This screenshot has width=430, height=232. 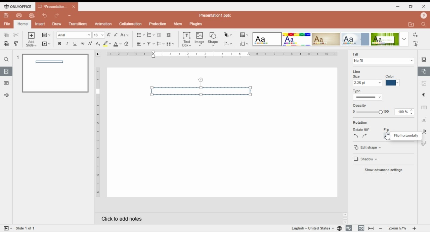 What do you see at coordinates (150, 44) in the screenshot?
I see `vertical alignment` at bounding box center [150, 44].